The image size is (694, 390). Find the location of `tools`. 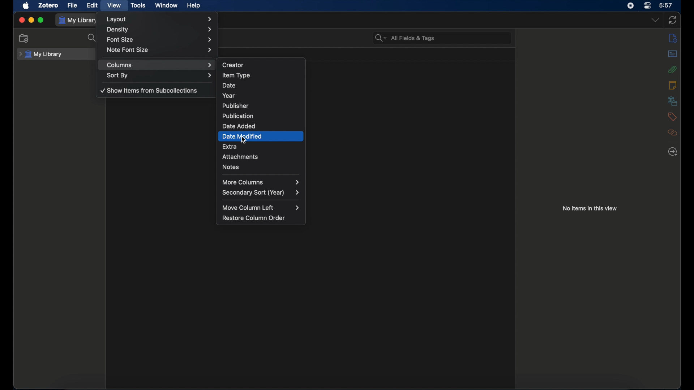

tools is located at coordinates (138, 5).